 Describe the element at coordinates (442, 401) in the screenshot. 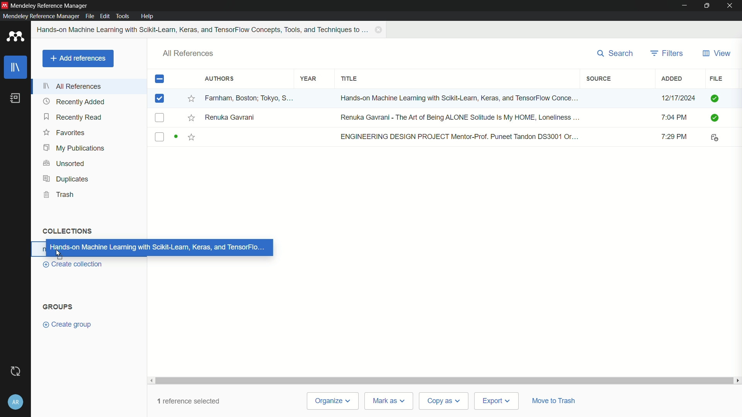

I see `copy as` at that location.